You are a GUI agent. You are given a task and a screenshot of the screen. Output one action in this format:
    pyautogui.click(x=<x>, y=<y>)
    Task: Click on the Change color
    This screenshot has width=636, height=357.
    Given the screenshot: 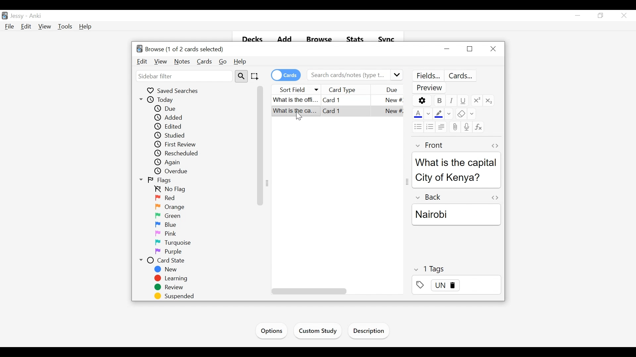 What is the action you would take?
    pyautogui.click(x=449, y=114)
    